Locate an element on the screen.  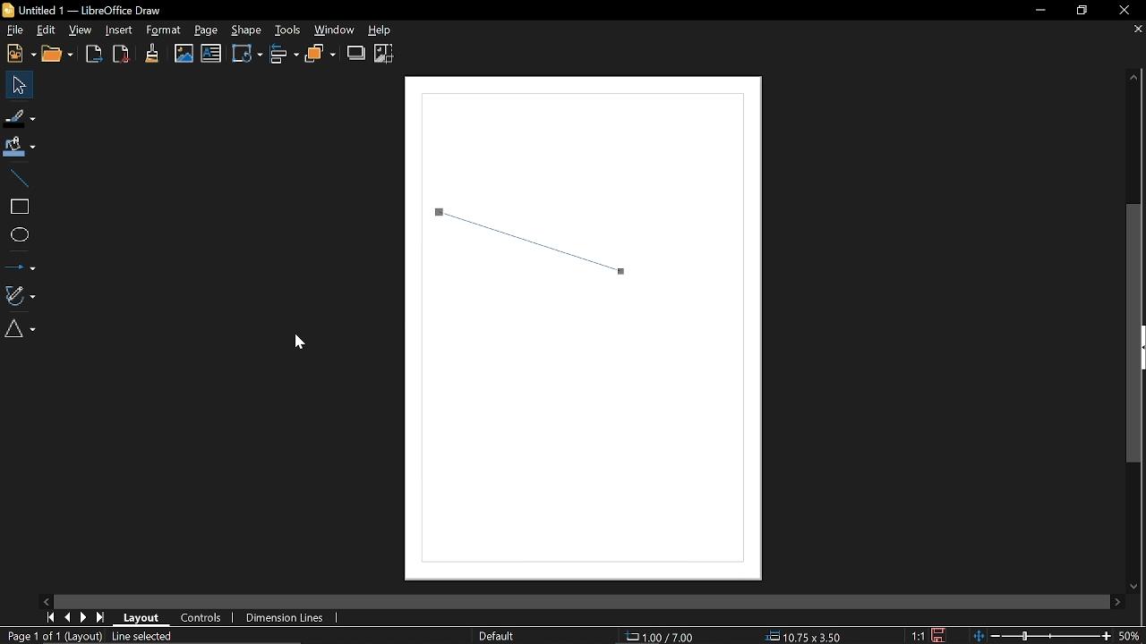
Minimize is located at coordinates (1039, 11).